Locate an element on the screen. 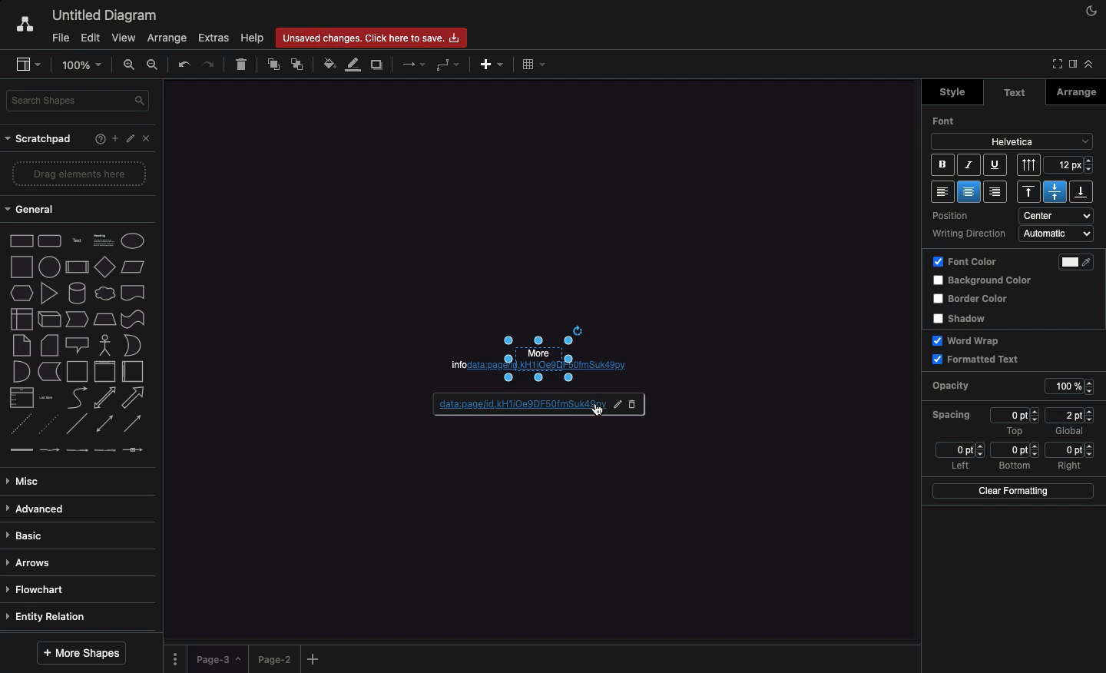  Clear formatting is located at coordinates (1012, 490).